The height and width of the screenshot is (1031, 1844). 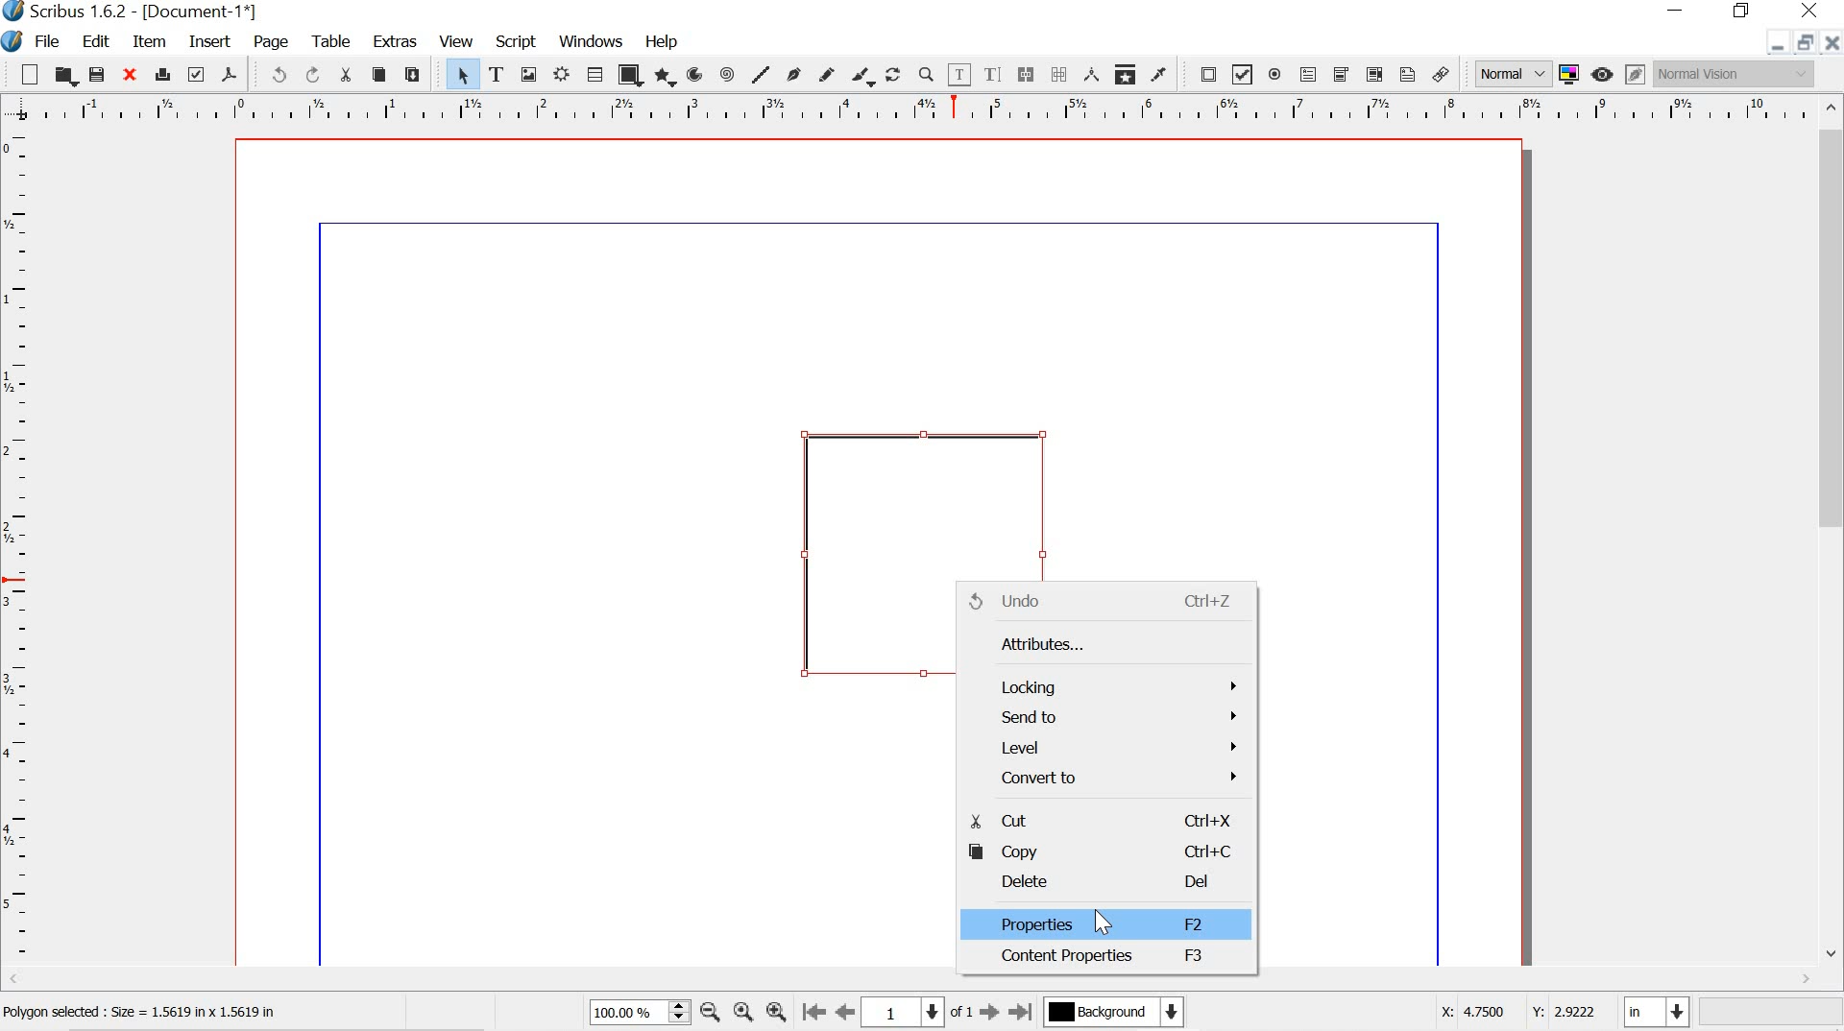 What do you see at coordinates (1775, 46) in the screenshot?
I see `minimize` at bounding box center [1775, 46].